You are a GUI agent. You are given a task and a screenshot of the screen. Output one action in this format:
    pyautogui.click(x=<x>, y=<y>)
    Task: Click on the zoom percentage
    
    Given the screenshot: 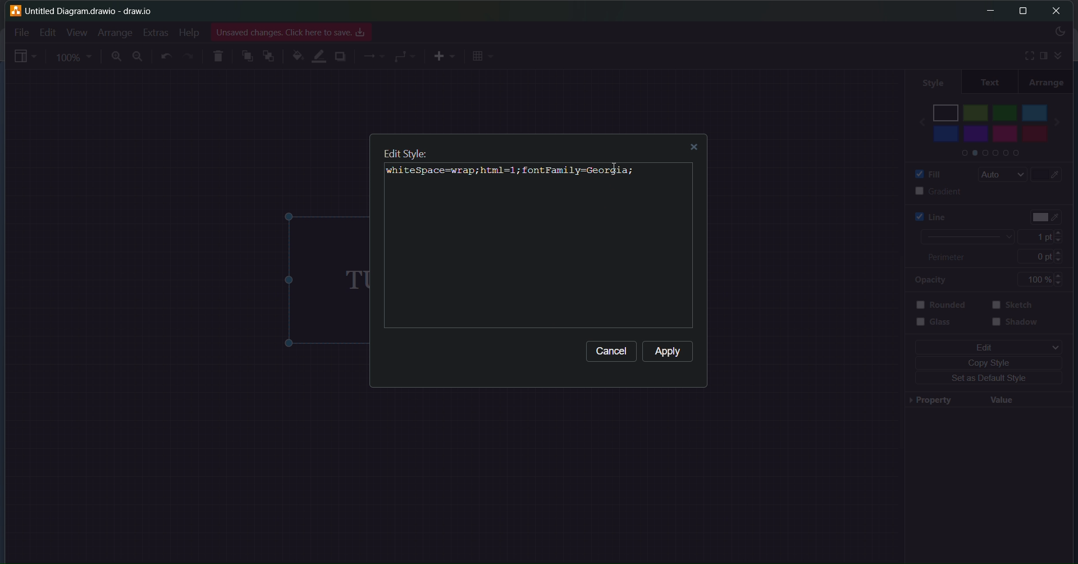 What is the action you would take?
    pyautogui.click(x=75, y=57)
    